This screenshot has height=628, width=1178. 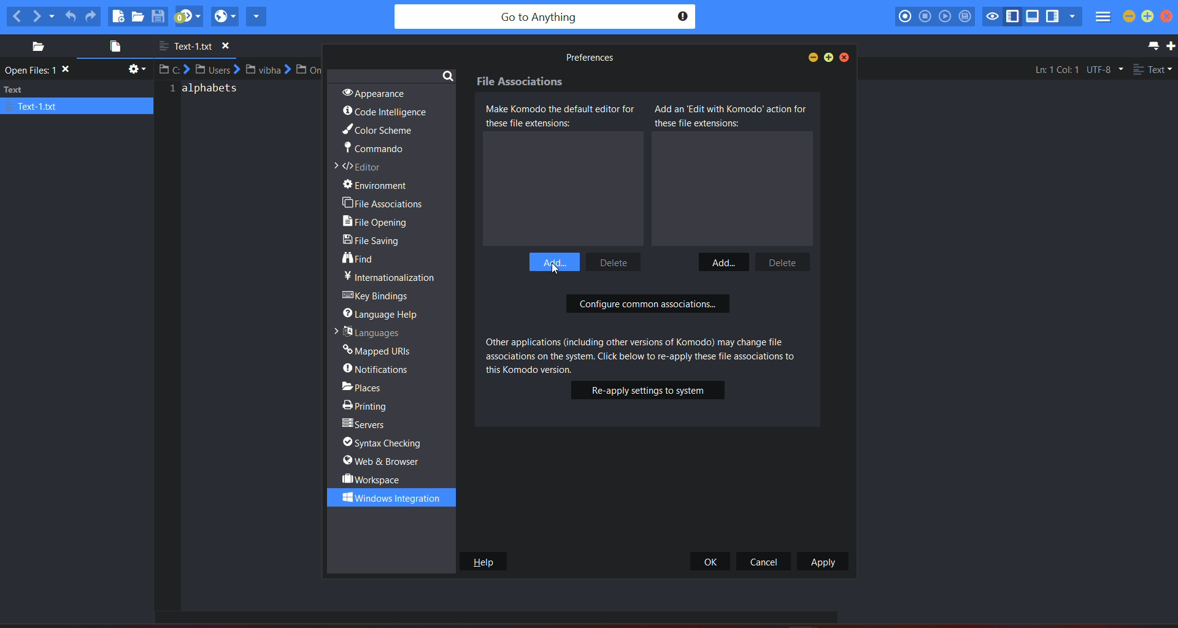 What do you see at coordinates (564, 117) in the screenshot?
I see `Make komodo the default` at bounding box center [564, 117].